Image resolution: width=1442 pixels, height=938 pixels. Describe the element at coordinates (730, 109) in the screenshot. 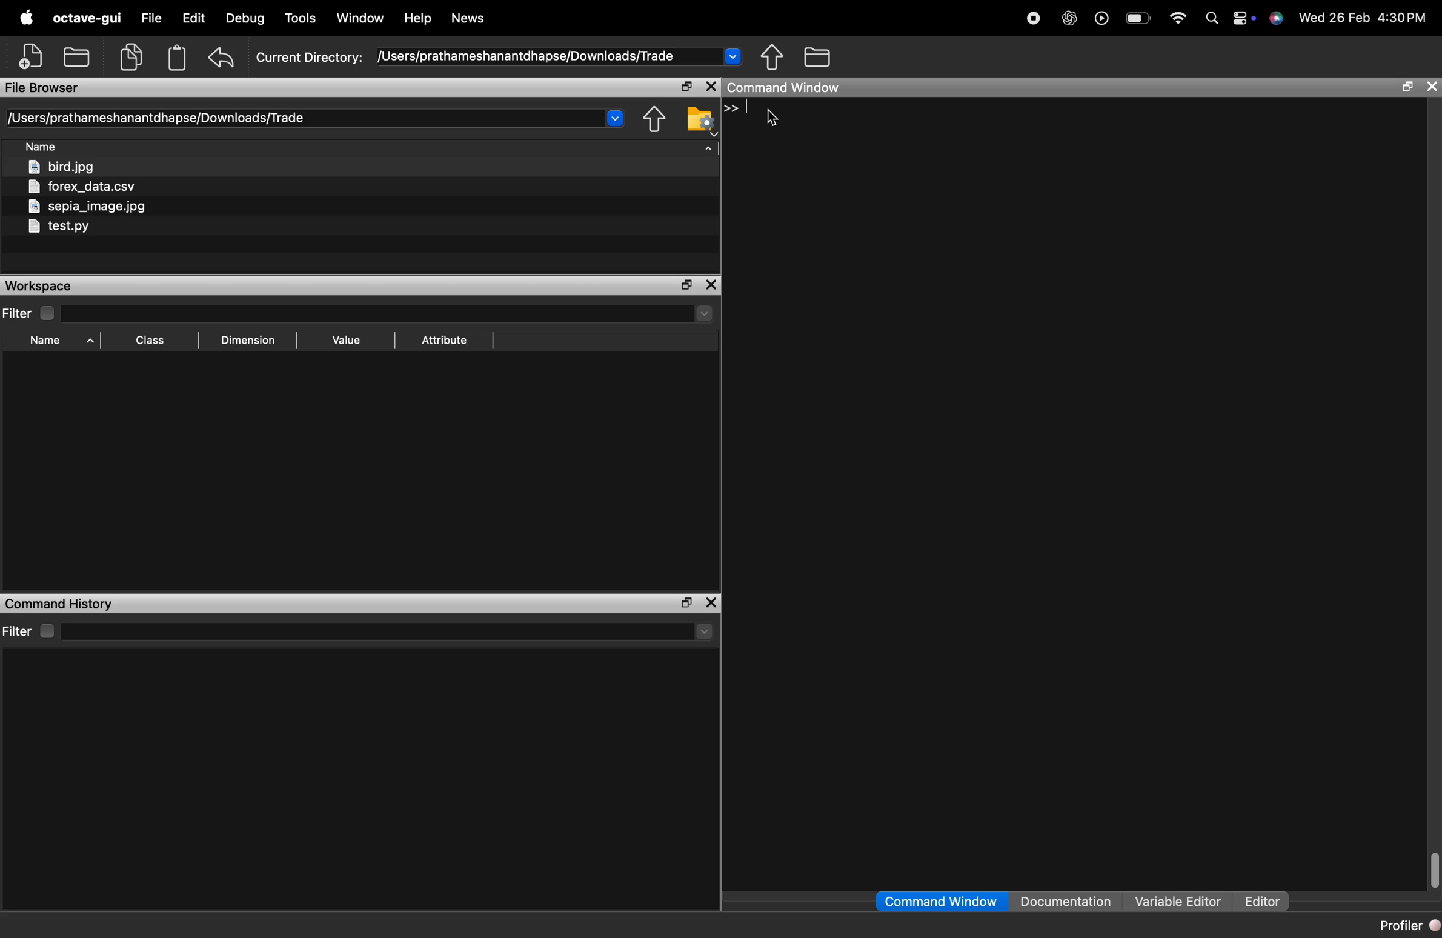

I see `>>` at that location.